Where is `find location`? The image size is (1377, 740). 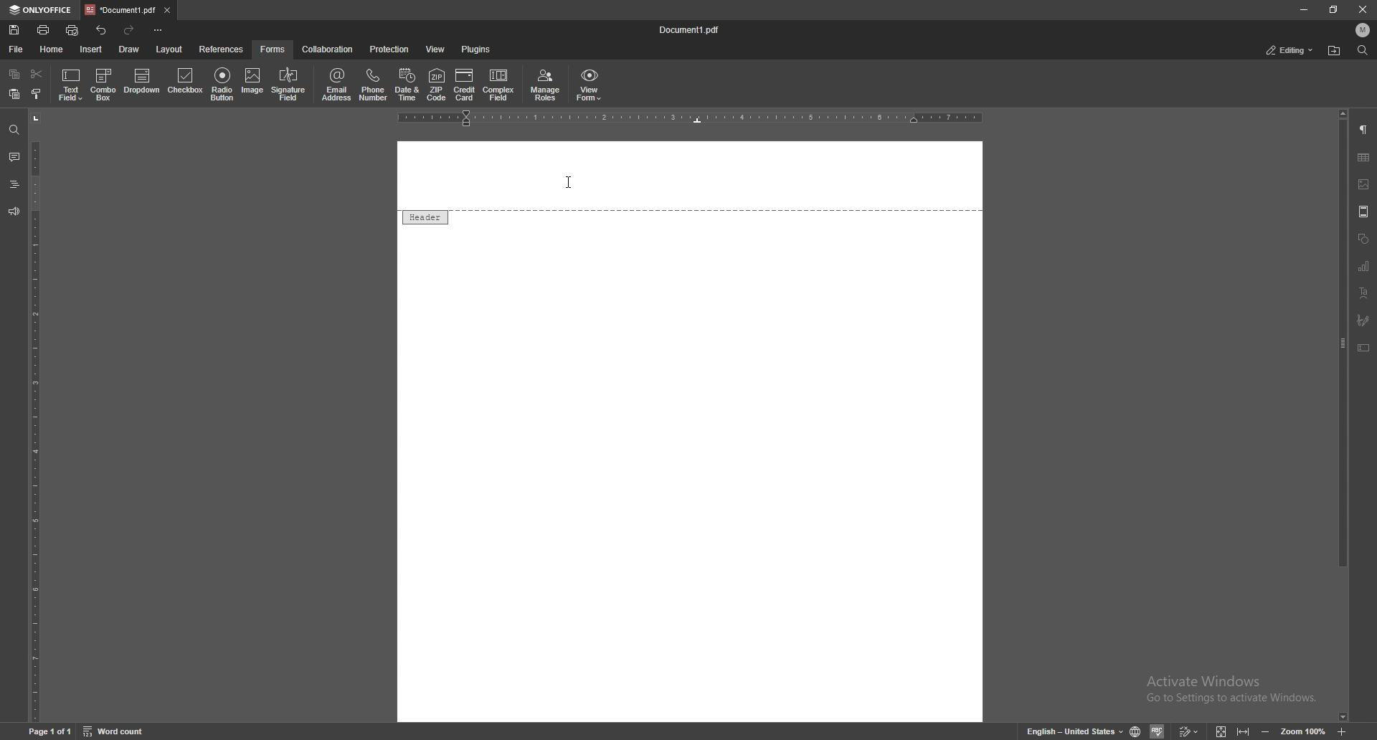
find location is located at coordinates (1335, 50).